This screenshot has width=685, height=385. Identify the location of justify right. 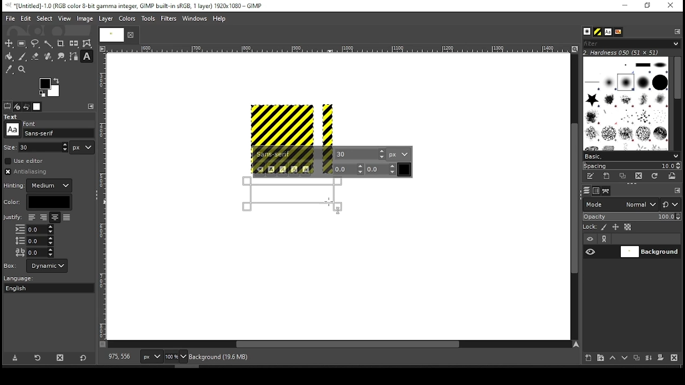
(43, 218).